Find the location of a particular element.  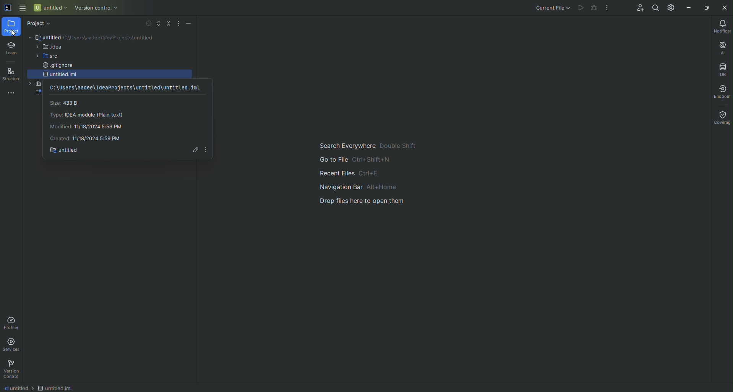

More Actions is located at coordinates (609, 6).